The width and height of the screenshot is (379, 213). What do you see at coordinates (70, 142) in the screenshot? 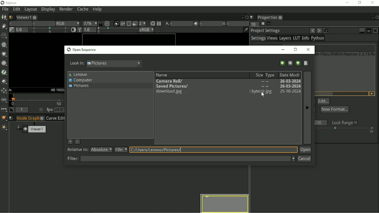
I see `Add to favorites` at bounding box center [70, 142].